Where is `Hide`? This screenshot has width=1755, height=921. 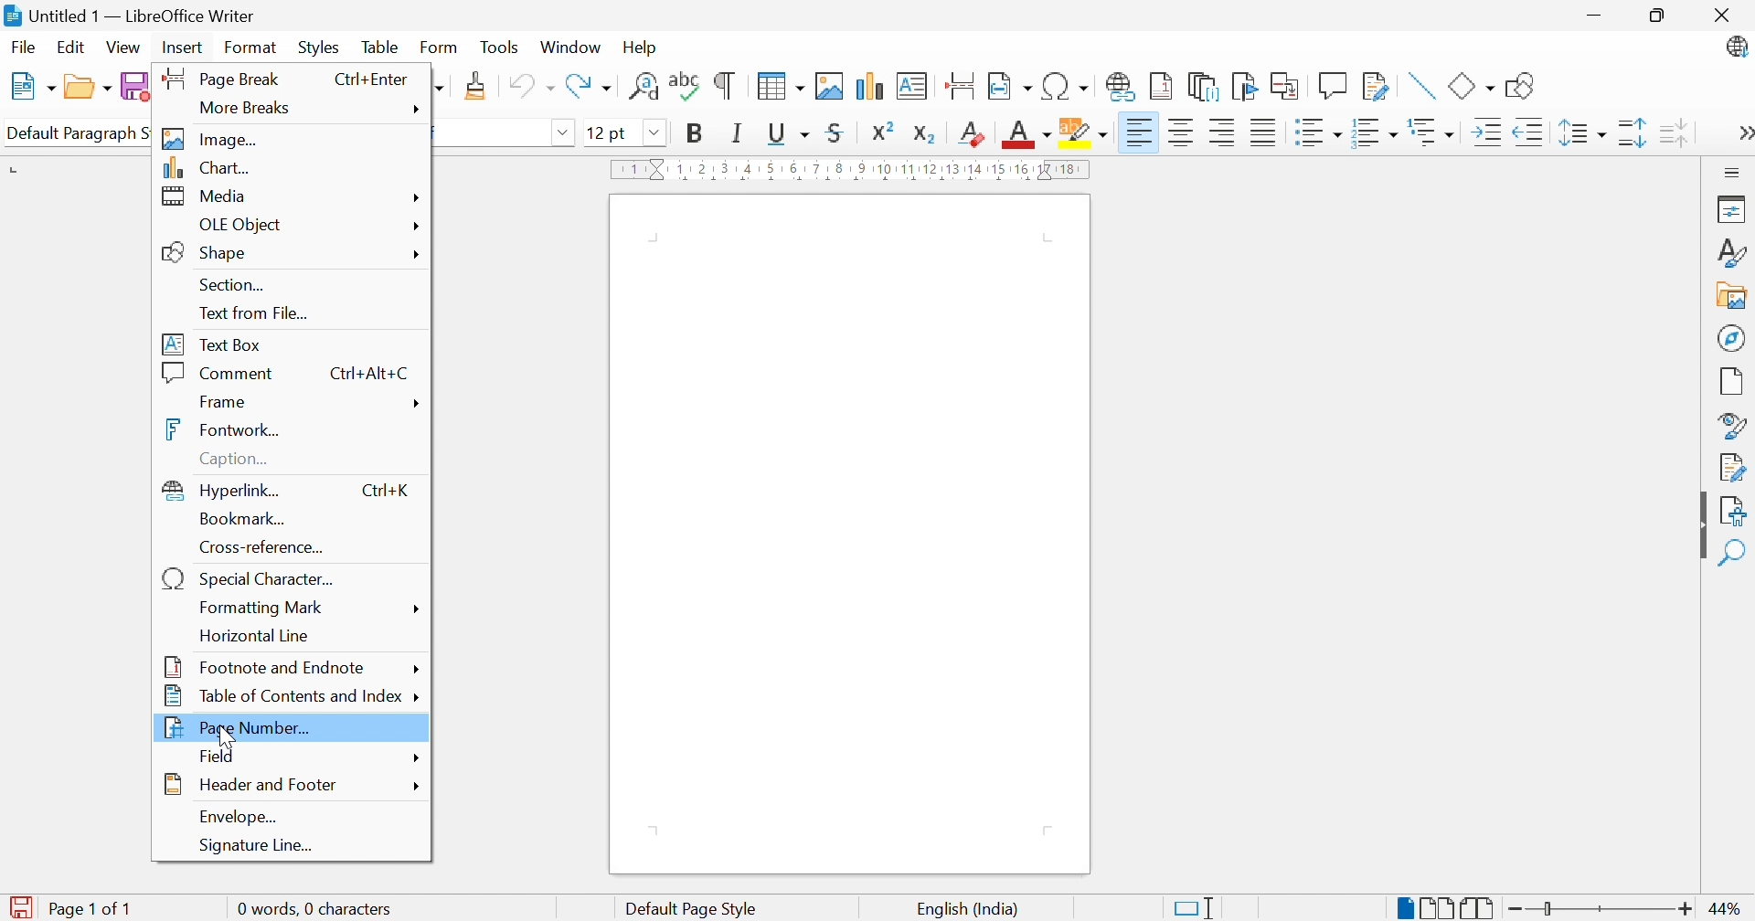
Hide is located at coordinates (1699, 526).